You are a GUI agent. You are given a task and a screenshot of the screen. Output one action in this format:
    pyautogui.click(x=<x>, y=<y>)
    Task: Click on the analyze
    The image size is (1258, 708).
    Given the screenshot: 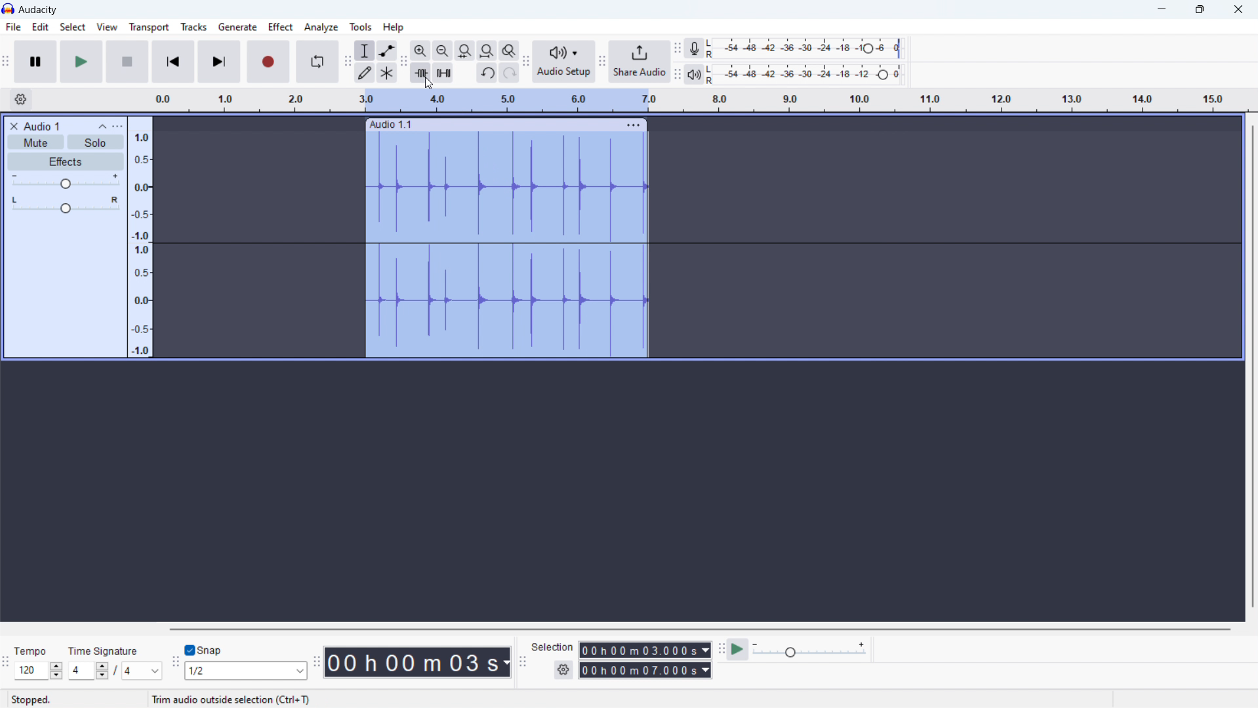 What is the action you would take?
    pyautogui.click(x=321, y=27)
    